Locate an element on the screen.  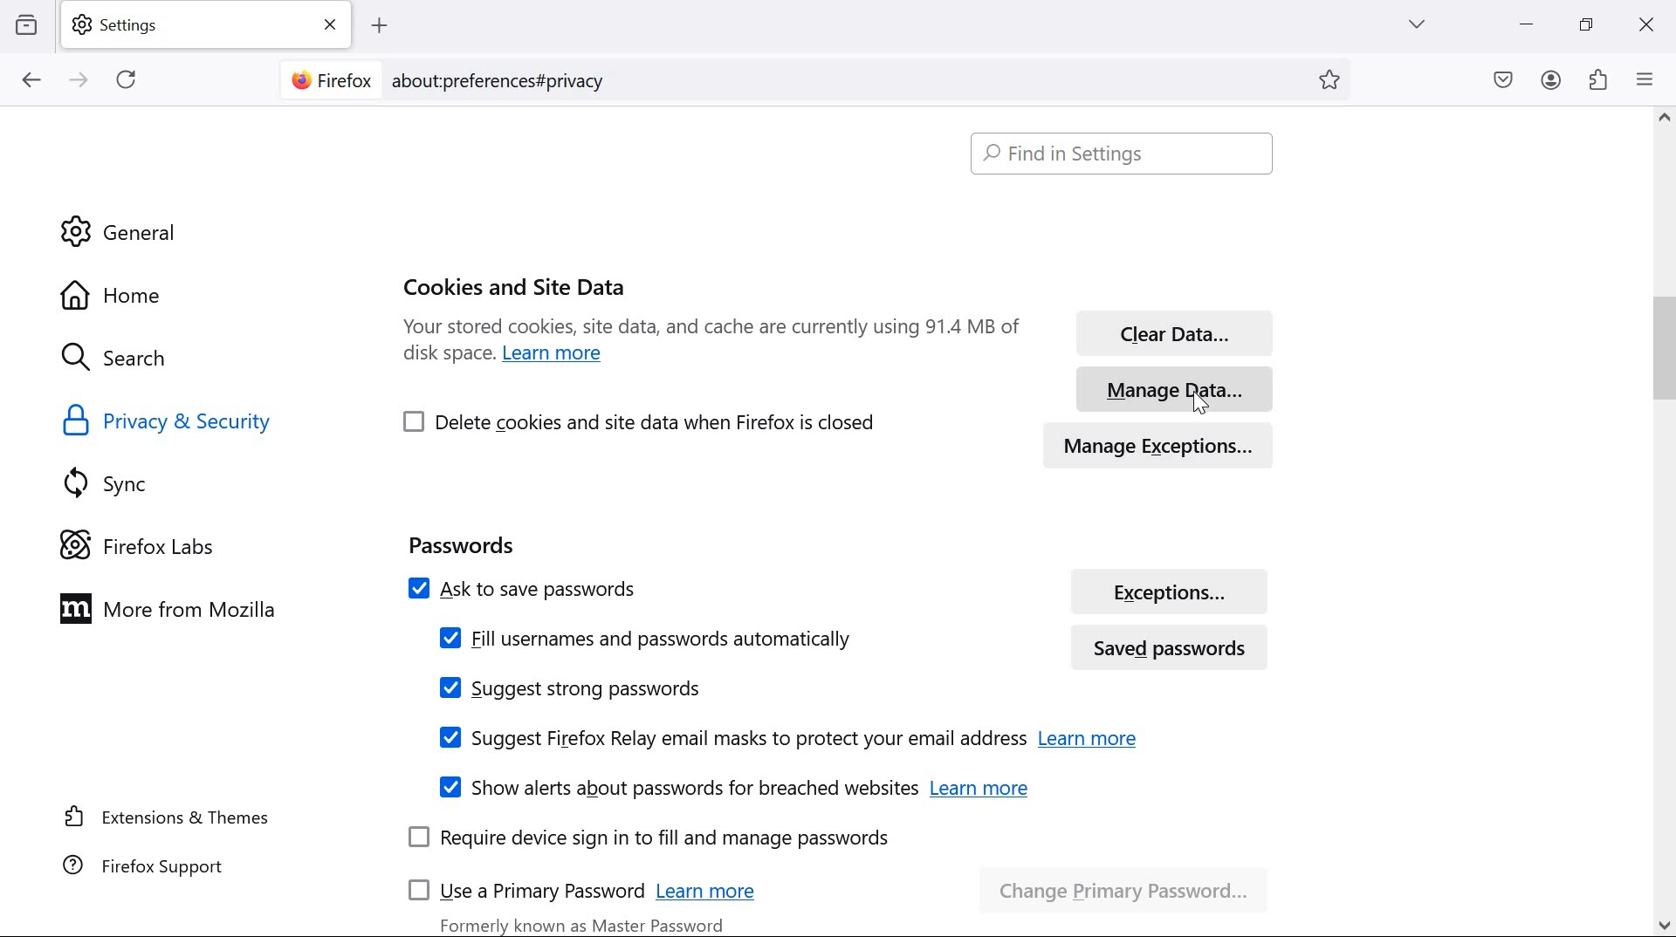
close is located at coordinates (1645, 27).